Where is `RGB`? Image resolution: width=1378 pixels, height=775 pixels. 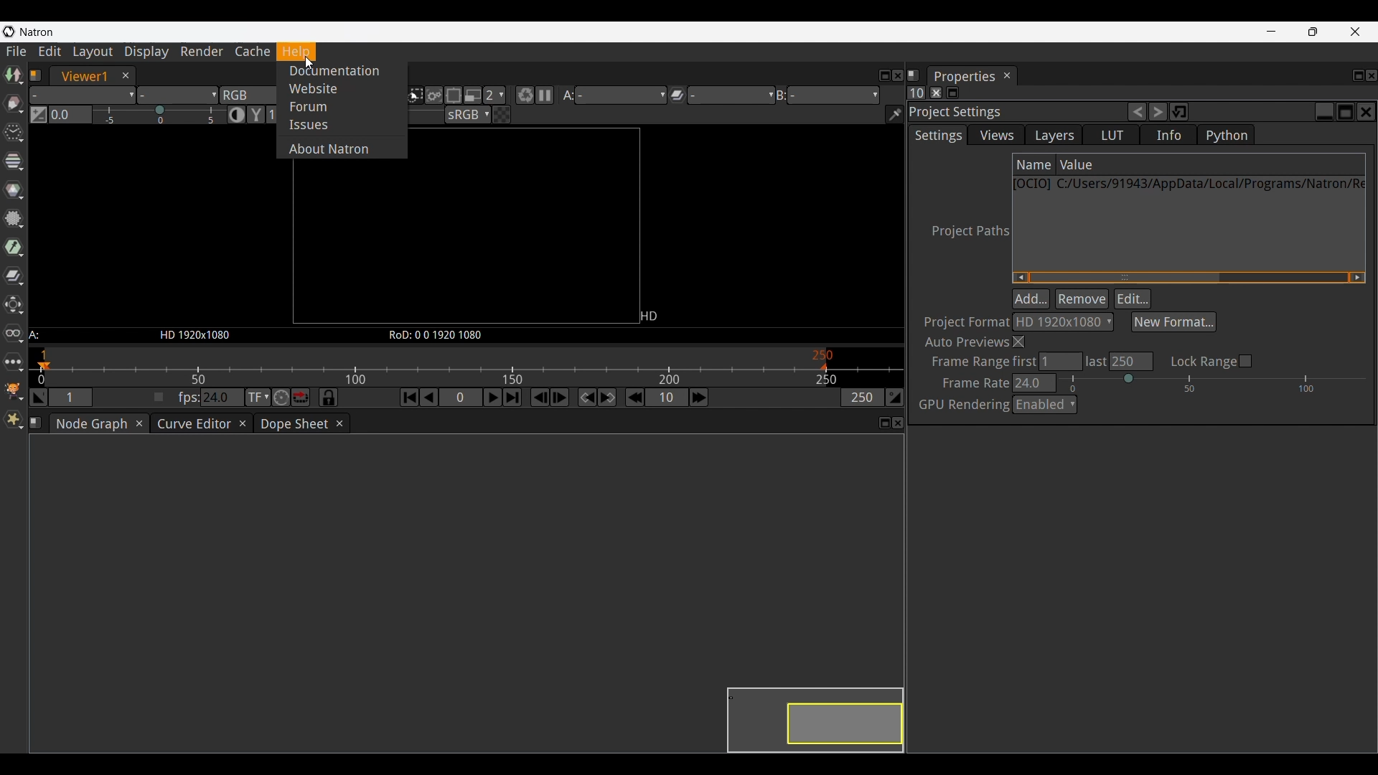
RGB is located at coordinates (247, 95).